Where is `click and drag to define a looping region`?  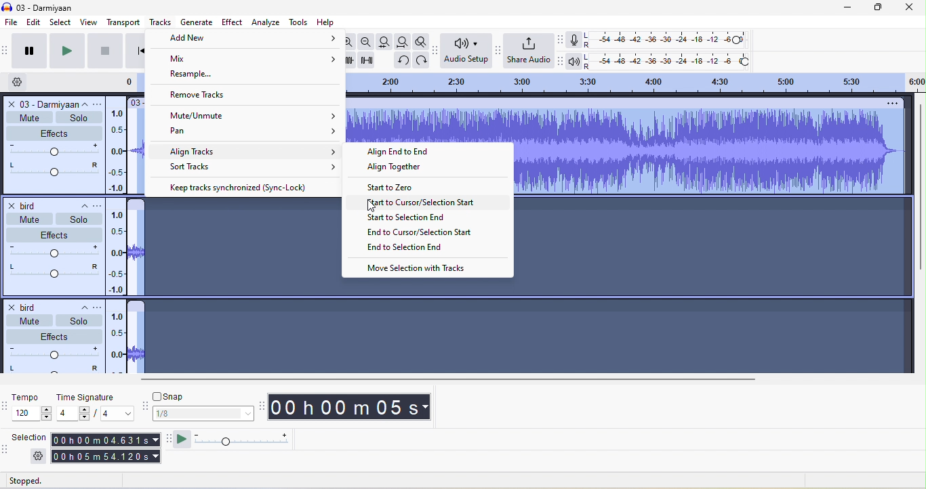
click and drag to define a looping region is located at coordinates (635, 82).